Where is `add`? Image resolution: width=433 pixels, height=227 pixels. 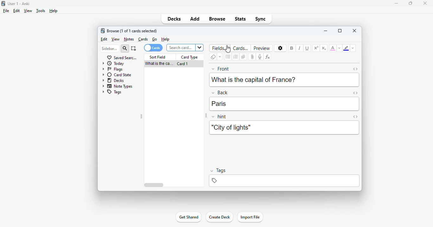 add is located at coordinates (195, 18).